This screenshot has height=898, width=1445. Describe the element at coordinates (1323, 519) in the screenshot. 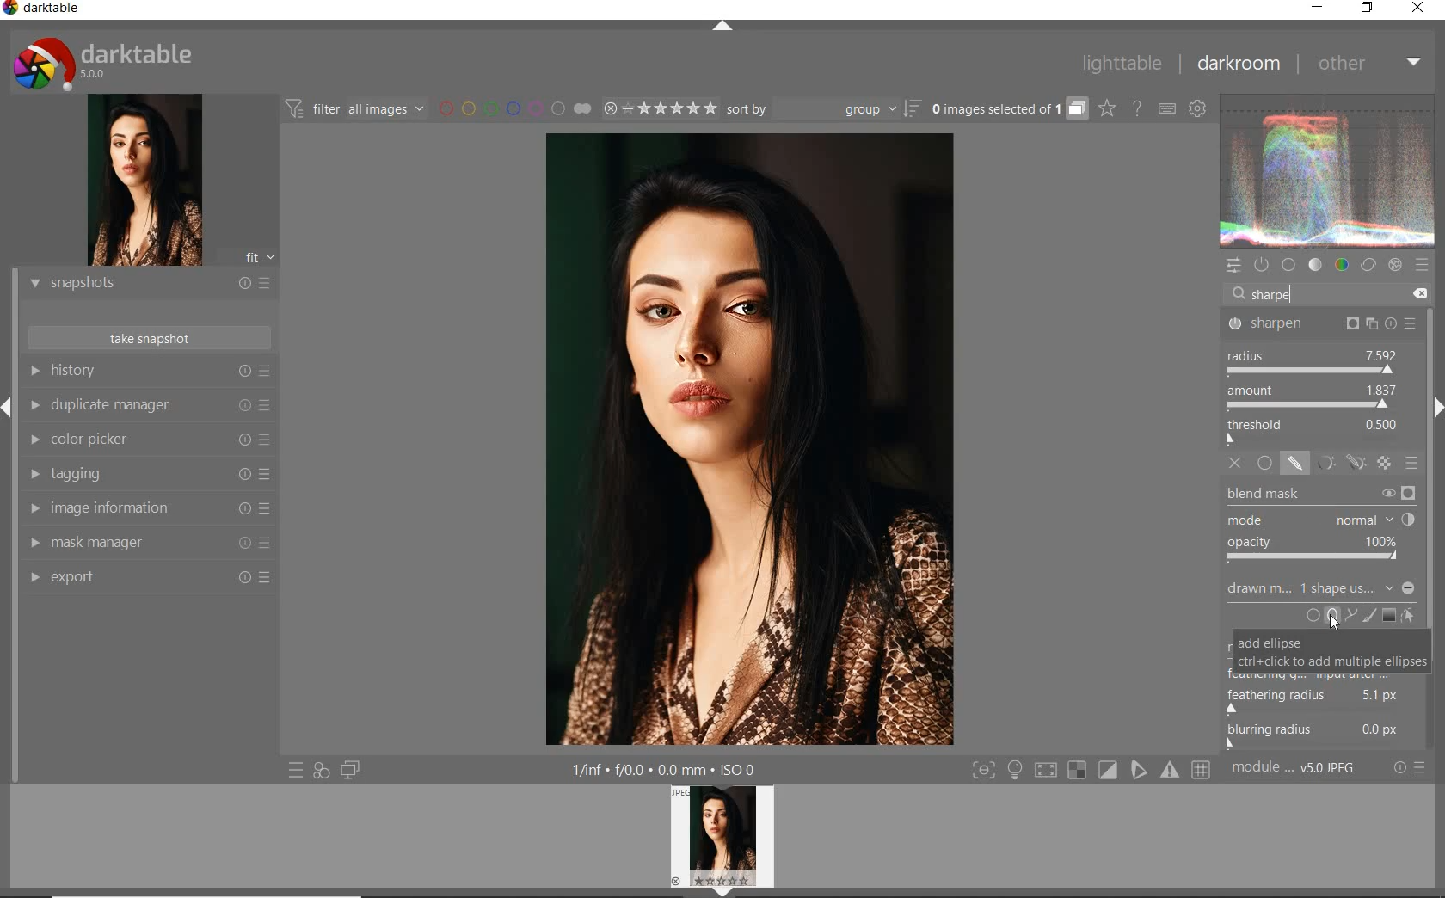

I see `MODE` at that location.